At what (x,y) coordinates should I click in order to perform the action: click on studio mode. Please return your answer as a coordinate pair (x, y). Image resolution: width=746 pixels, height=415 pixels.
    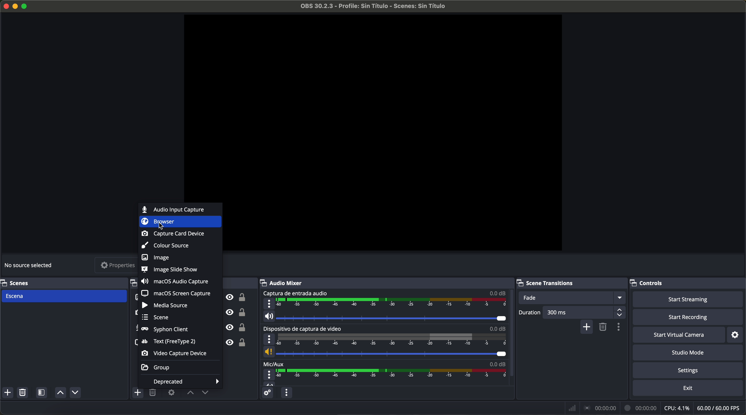
    Looking at the image, I should click on (689, 353).